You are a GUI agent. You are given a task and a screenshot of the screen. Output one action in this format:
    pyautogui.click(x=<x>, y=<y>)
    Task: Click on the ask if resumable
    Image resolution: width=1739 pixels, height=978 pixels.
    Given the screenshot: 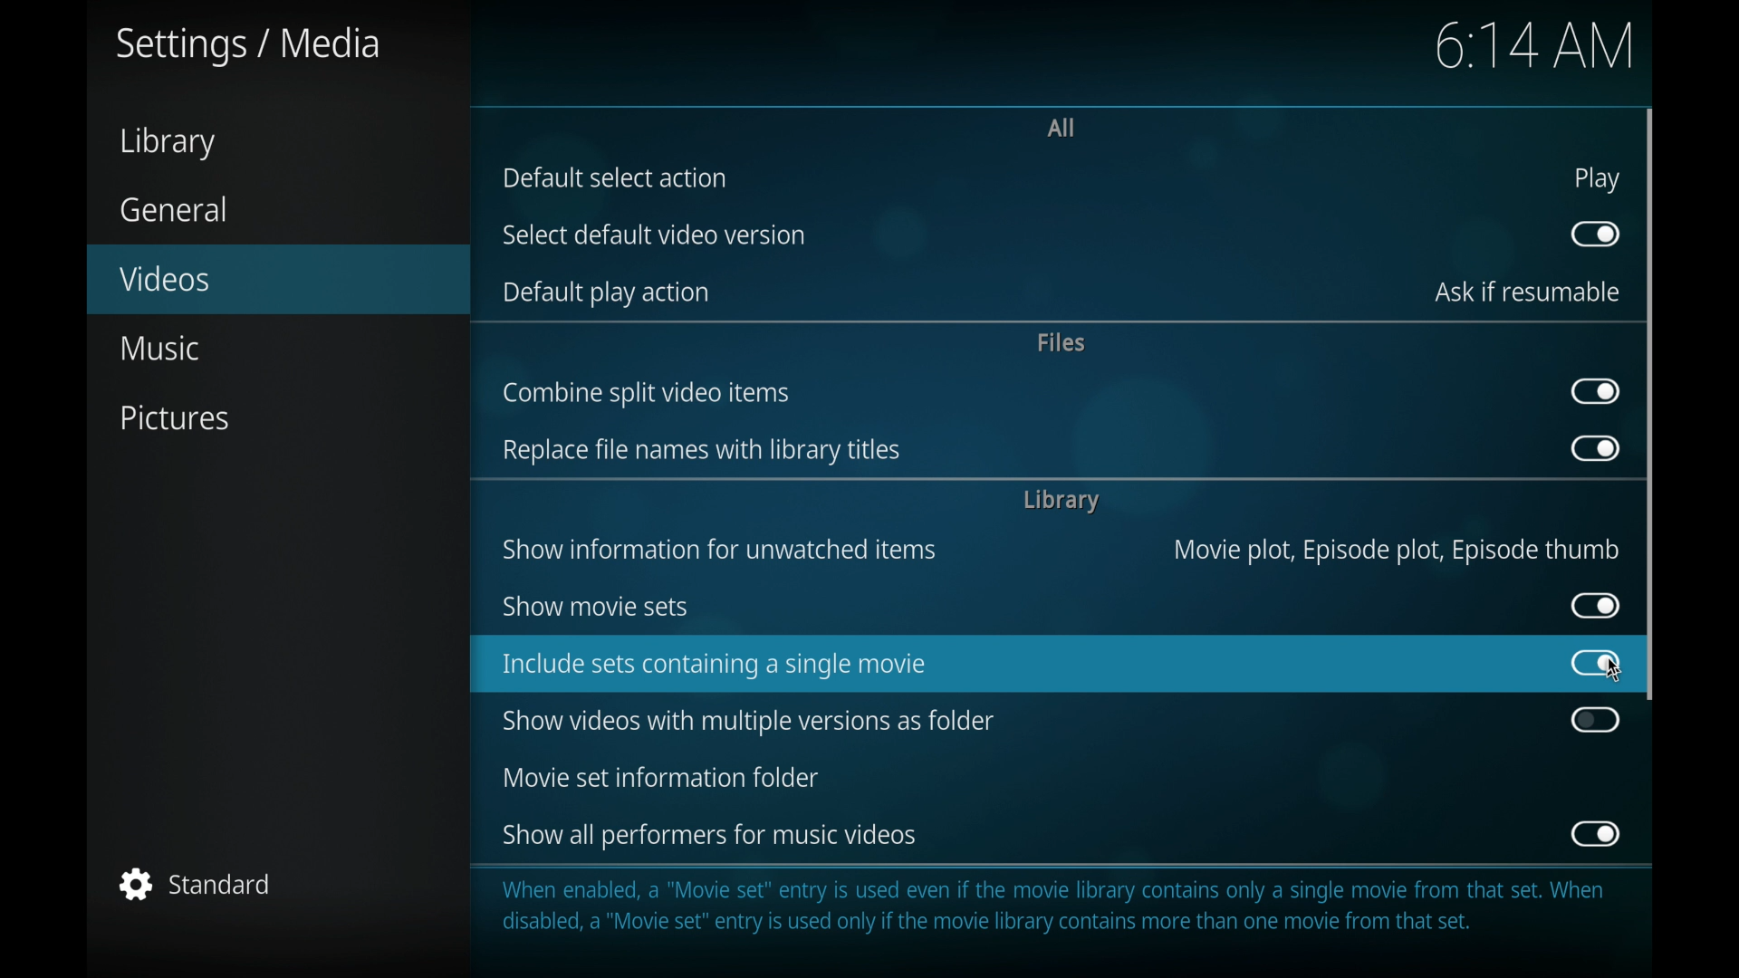 What is the action you would take?
    pyautogui.click(x=1528, y=292)
    